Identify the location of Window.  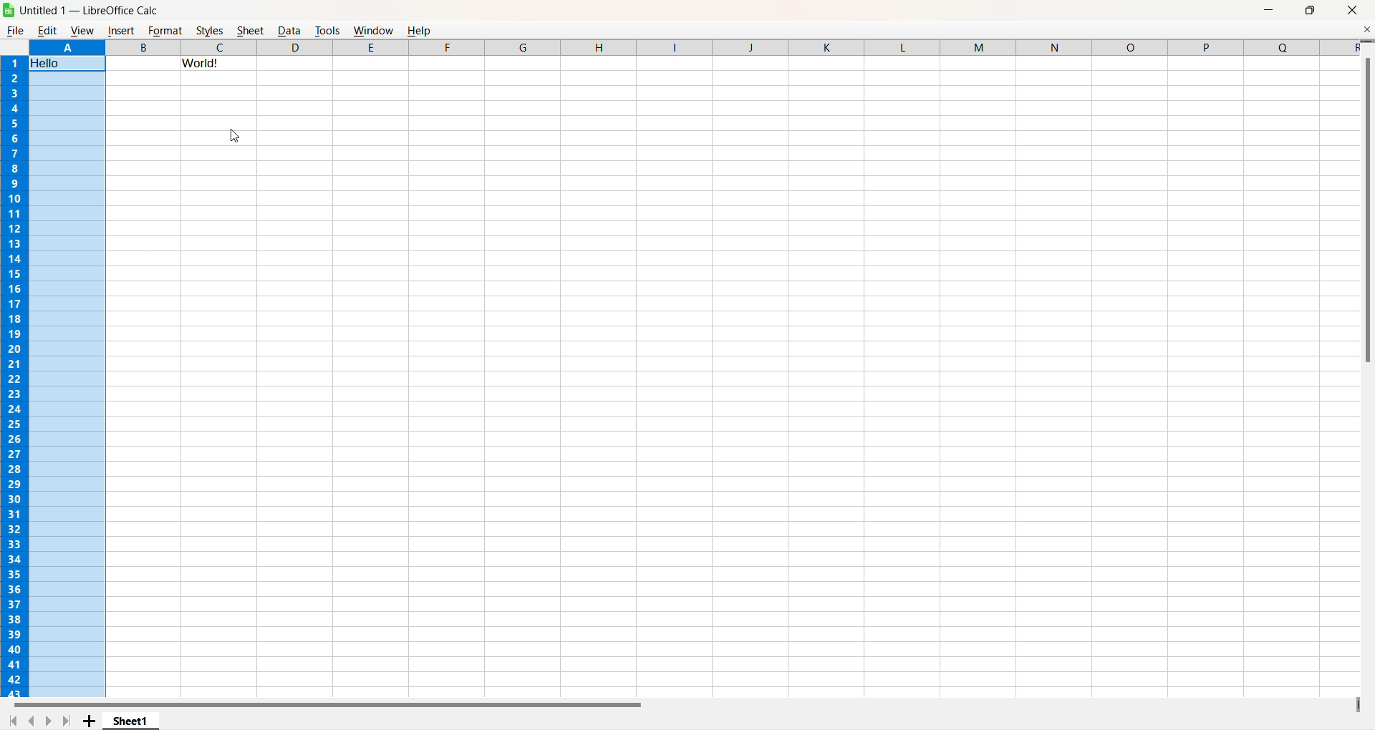
(373, 29).